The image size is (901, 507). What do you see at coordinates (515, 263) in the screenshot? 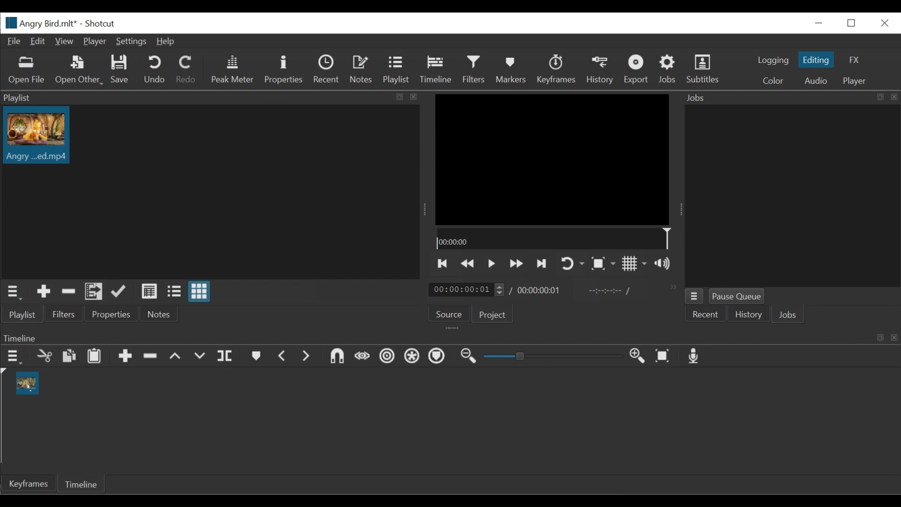
I see `Play forward quickly` at bounding box center [515, 263].